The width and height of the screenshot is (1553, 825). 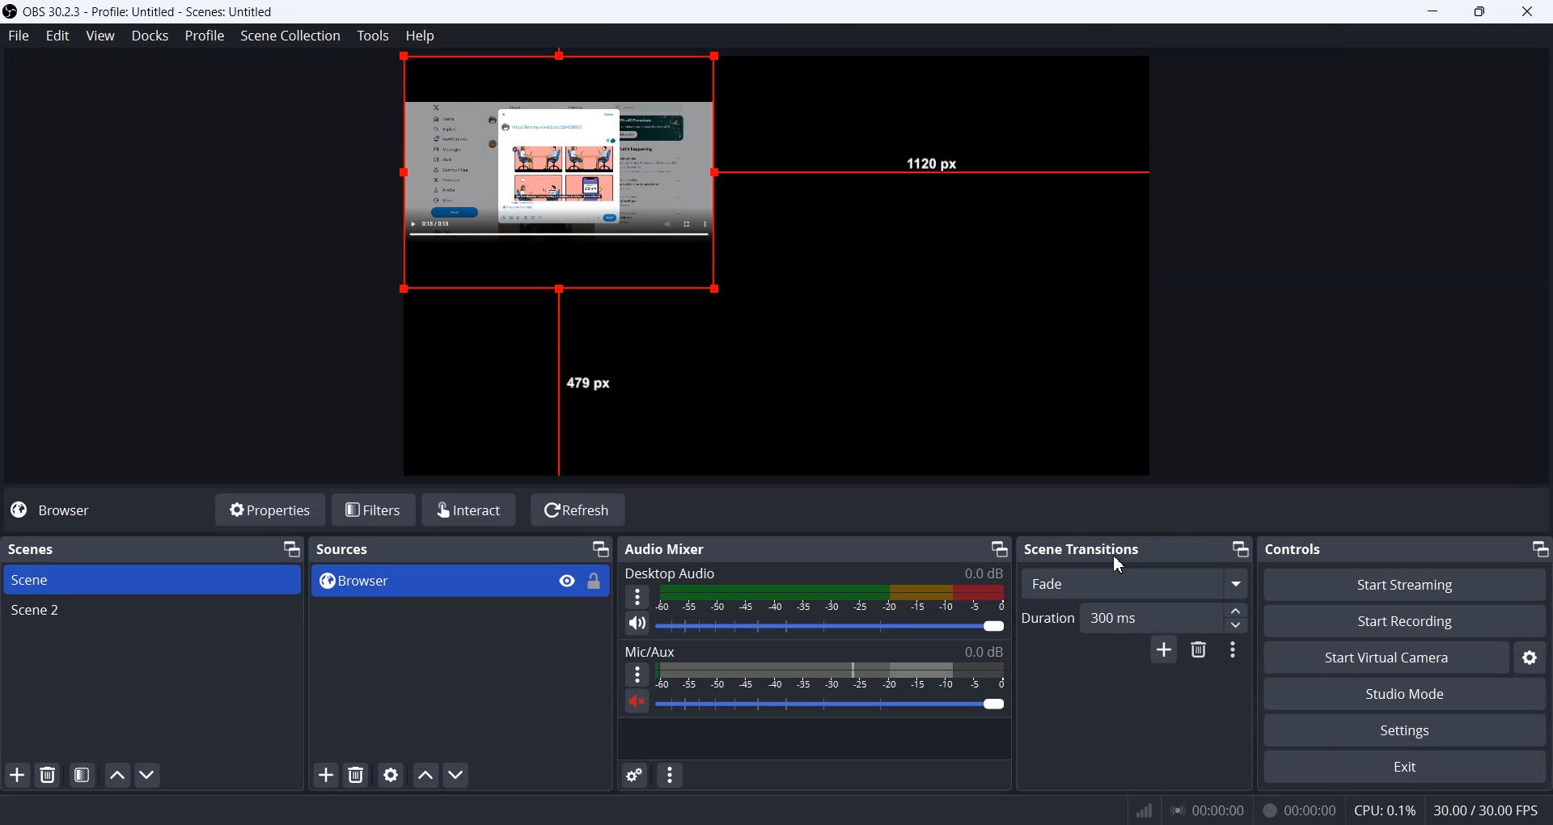 I want to click on Configure virtual camera, so click(x=1533, y=658).